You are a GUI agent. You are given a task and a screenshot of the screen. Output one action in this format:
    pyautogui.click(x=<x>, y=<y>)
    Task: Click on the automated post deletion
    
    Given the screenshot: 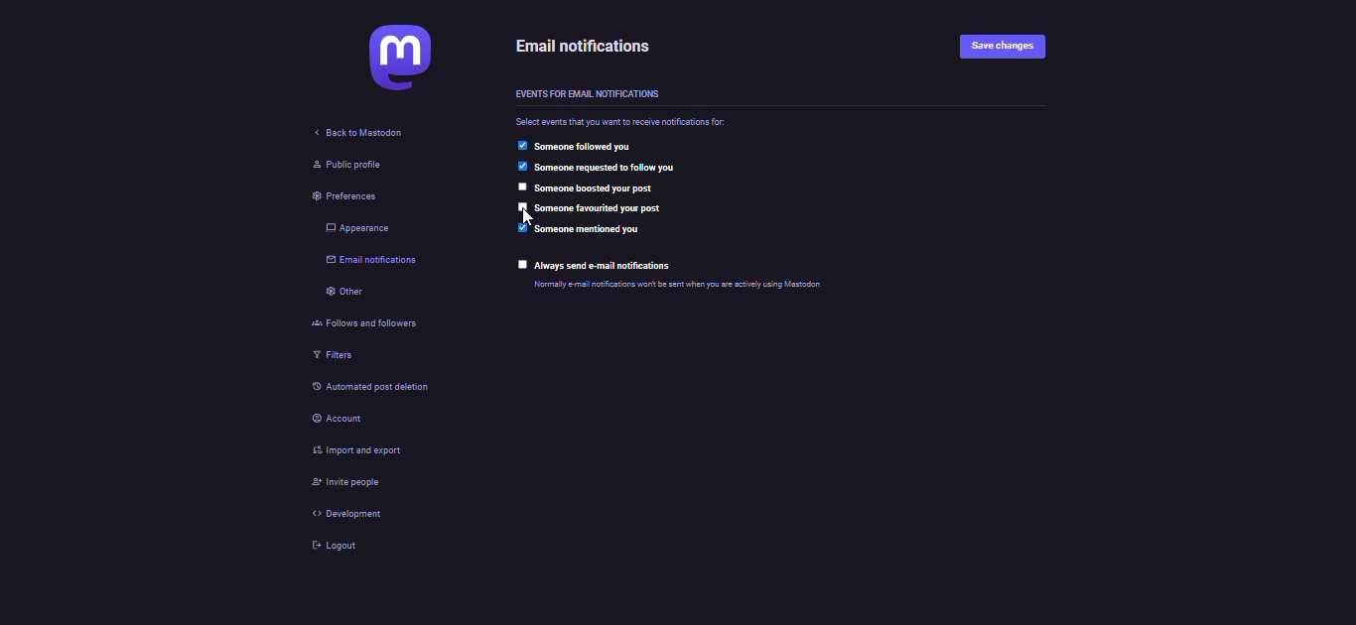 What is the action you would take?
    pyautogui.click(x=390, y=386)
    